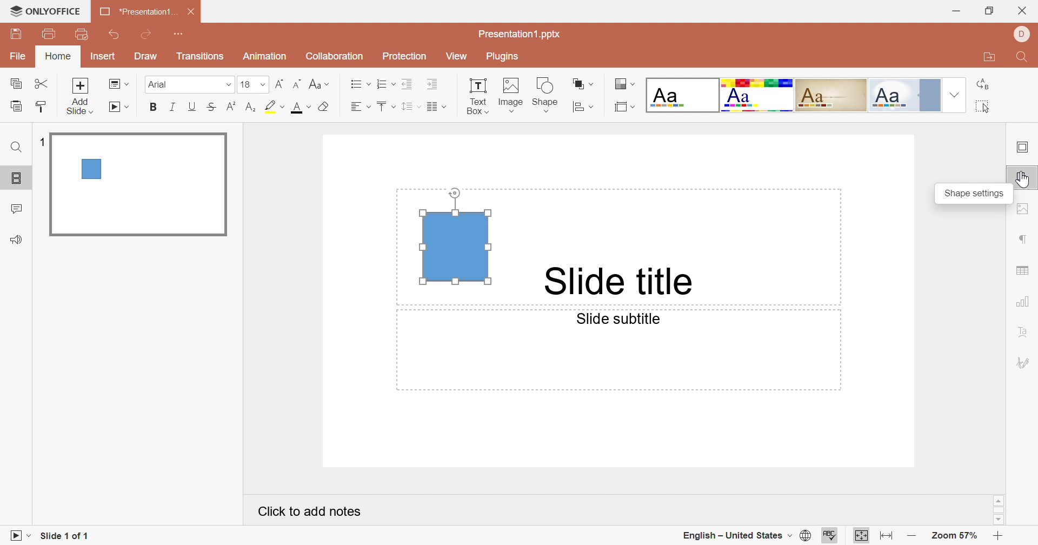  Describe the element at coordinates (983, 107) in the screenshot. I see `Select All` at that location.